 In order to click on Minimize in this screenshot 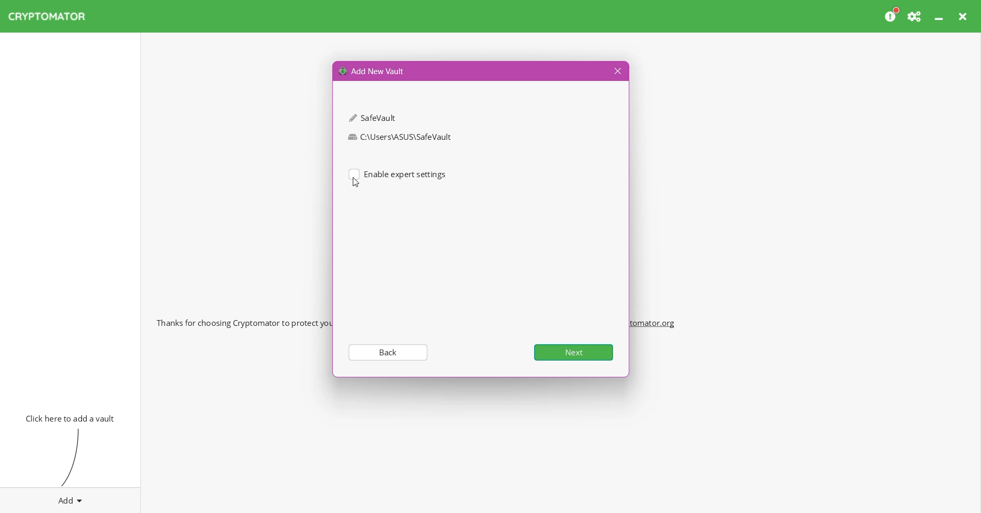, I will do `click(940, 16)`.